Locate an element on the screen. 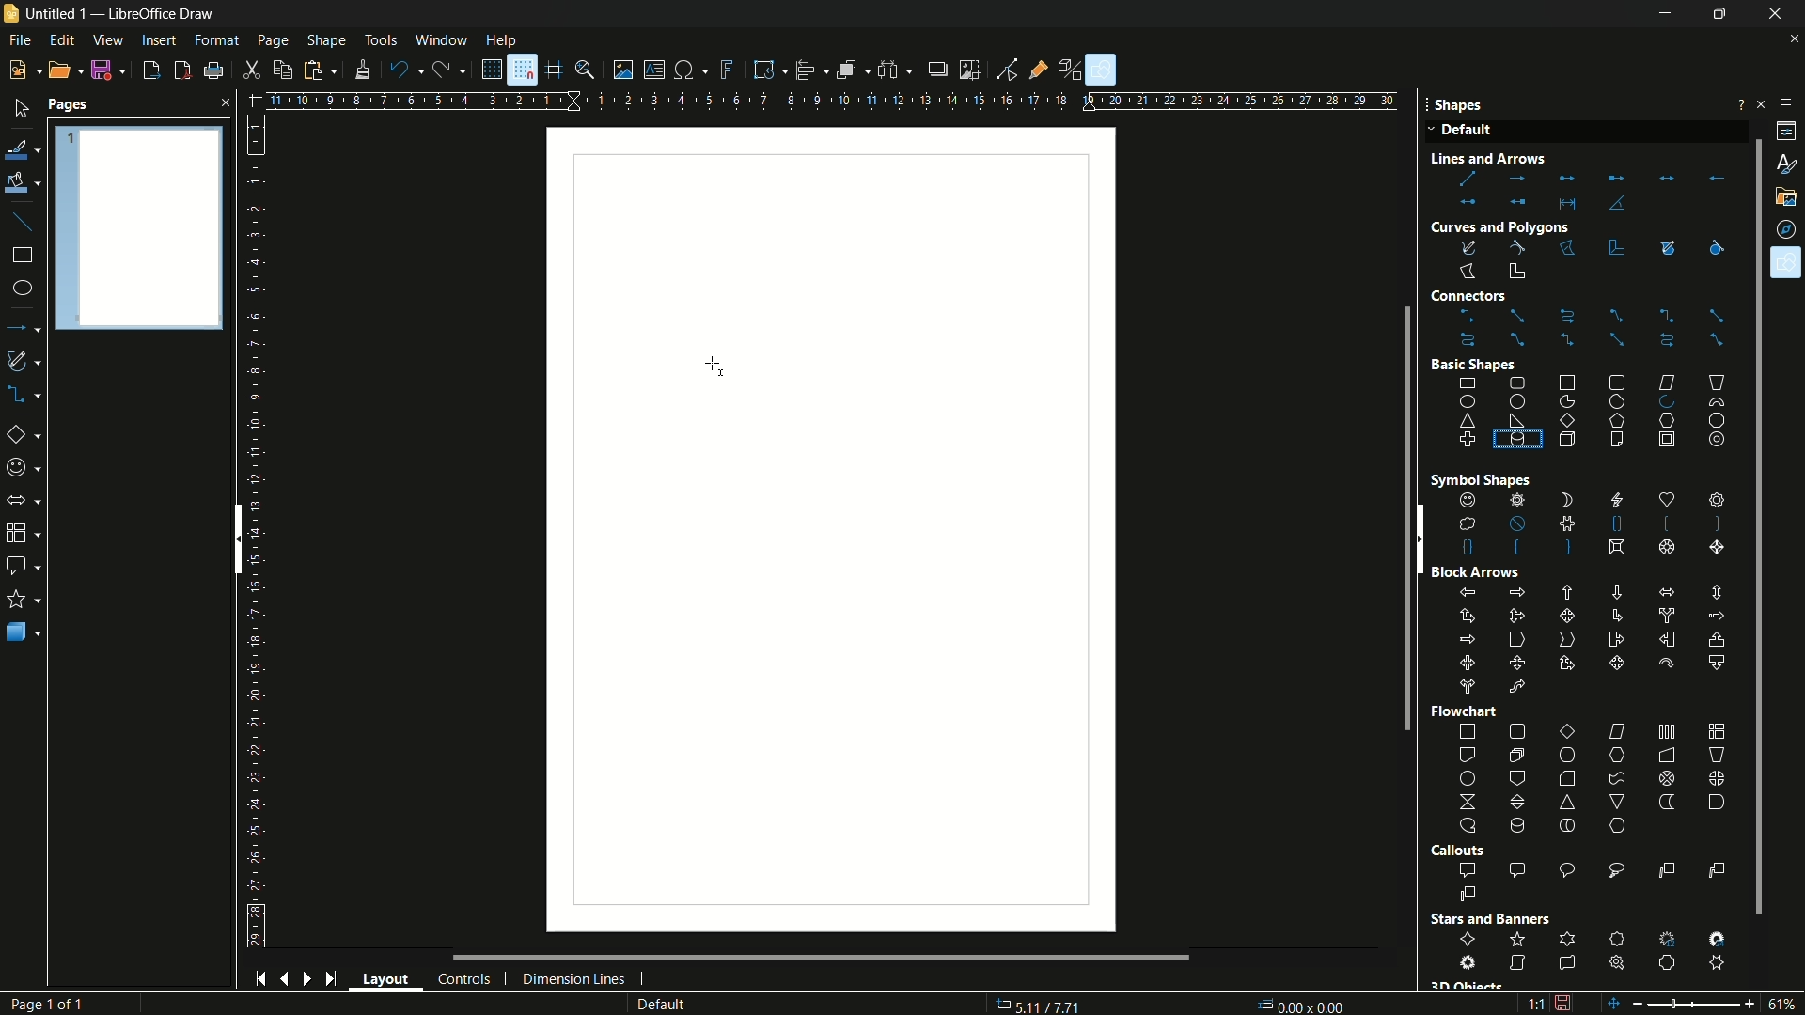 This screenshot has width=1805, height=1015. Symbol Shape is located at coordinates (1482, 478).